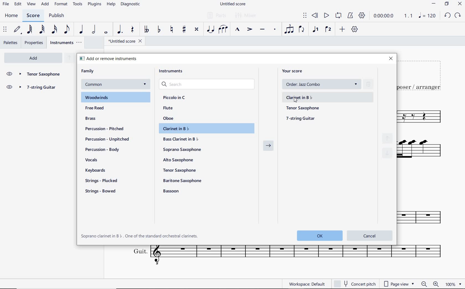  What do you see at coordinates (268, 147) in the screenshot?
I see `add selected instrument to score` at bounding box center [268, 147].